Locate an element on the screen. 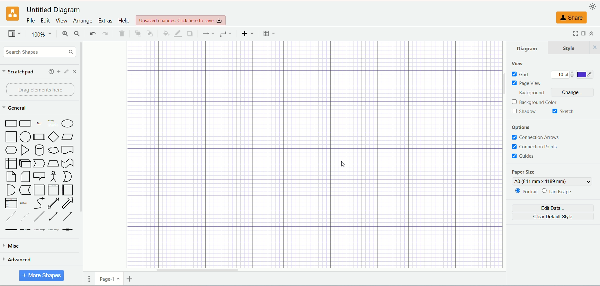 Image resolution: width=600 pixels, height=286 pixels. Link is located at coordinates (11, 230).